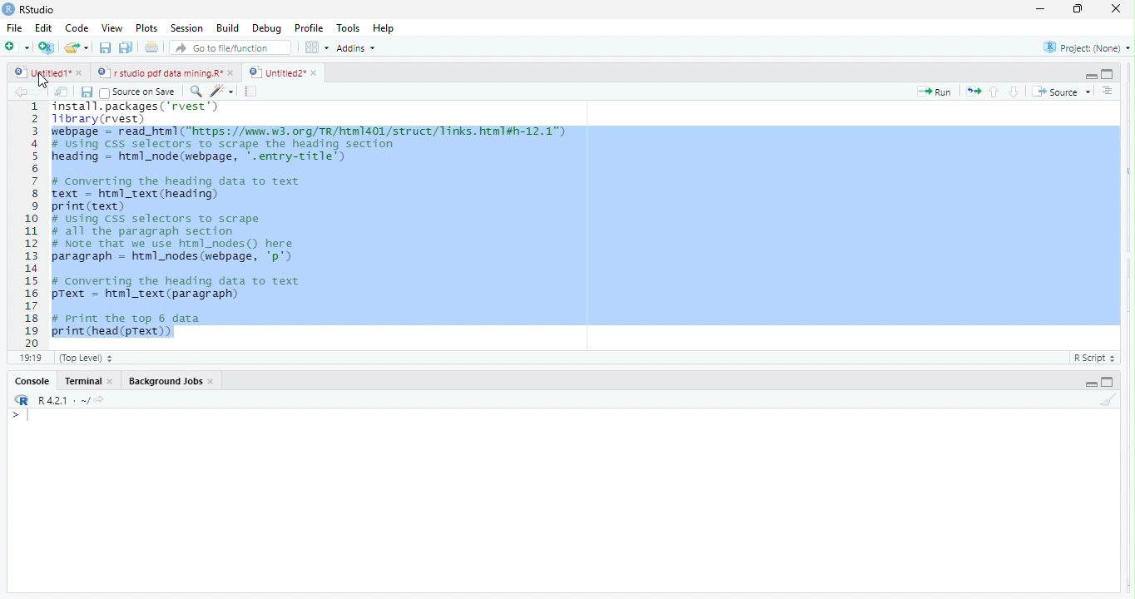 Image resolution: width=1135 pixels, height=599 pixels. I want to click on hide r script, so click(1089, 74).